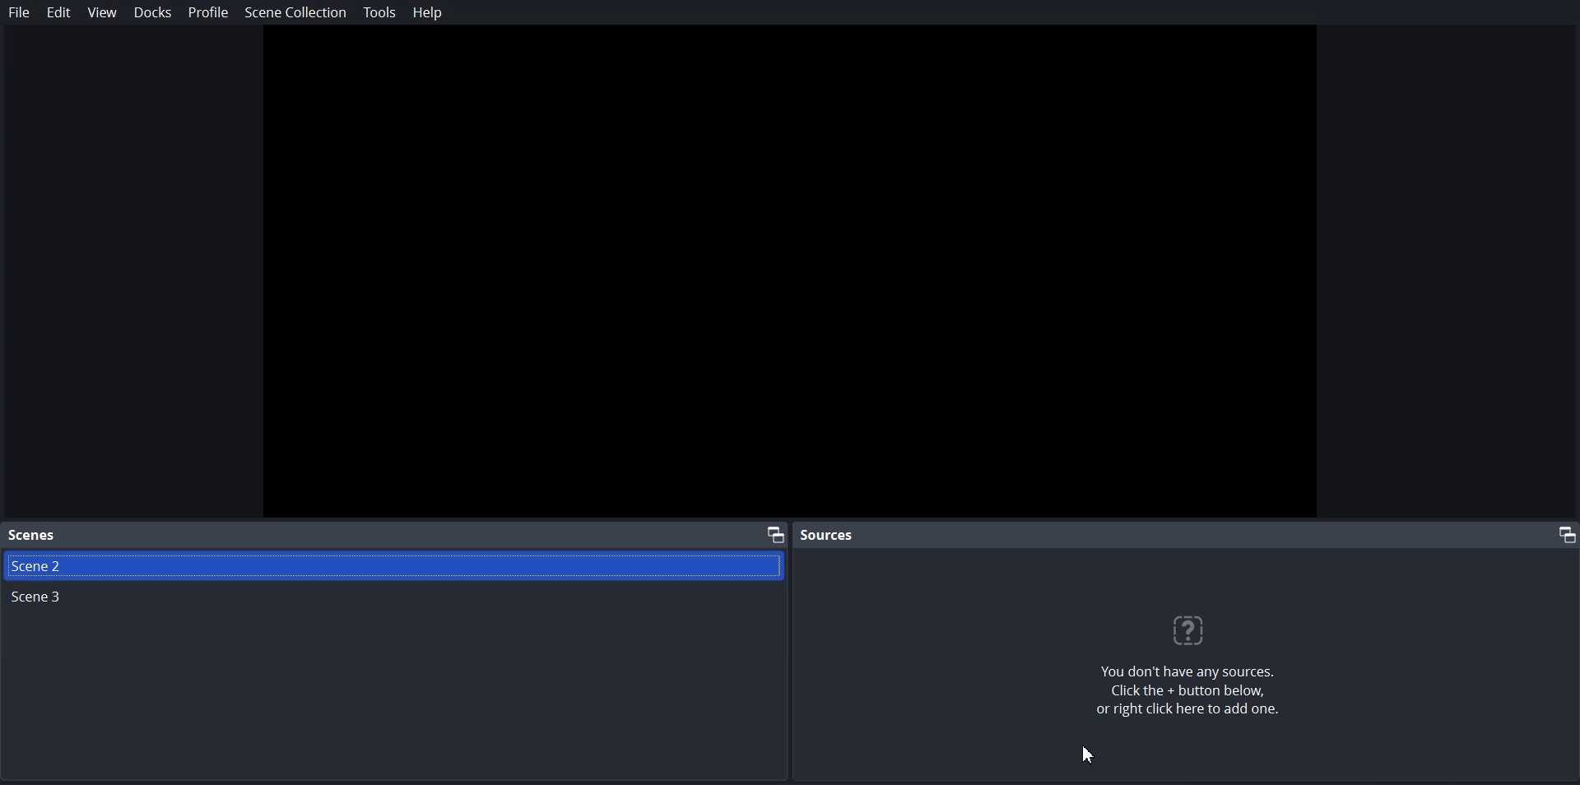 The height and width of the screenshot is (785, 1580). I want to click on Sources, so click(829, 534).